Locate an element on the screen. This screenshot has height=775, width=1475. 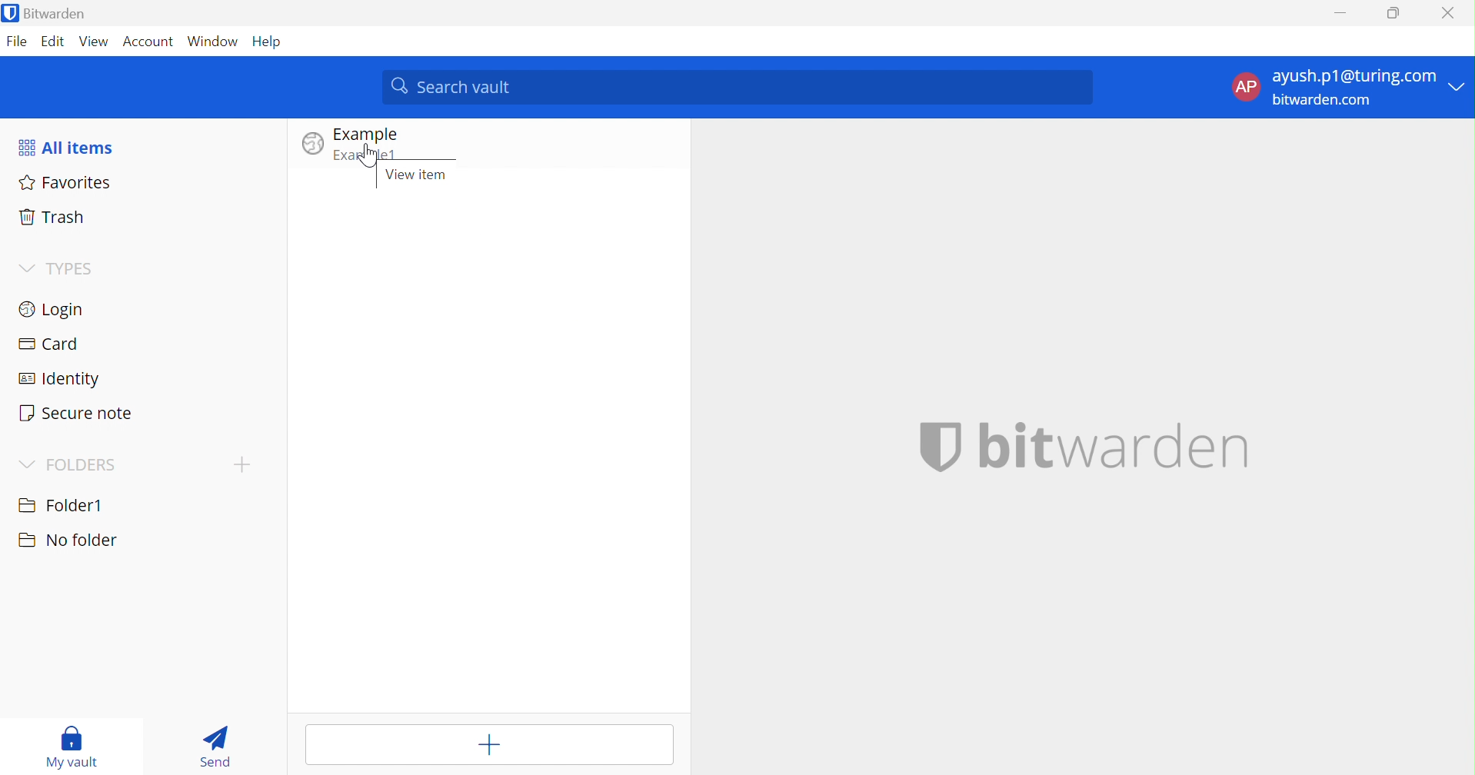
Send is located at coordinates (215, 747).